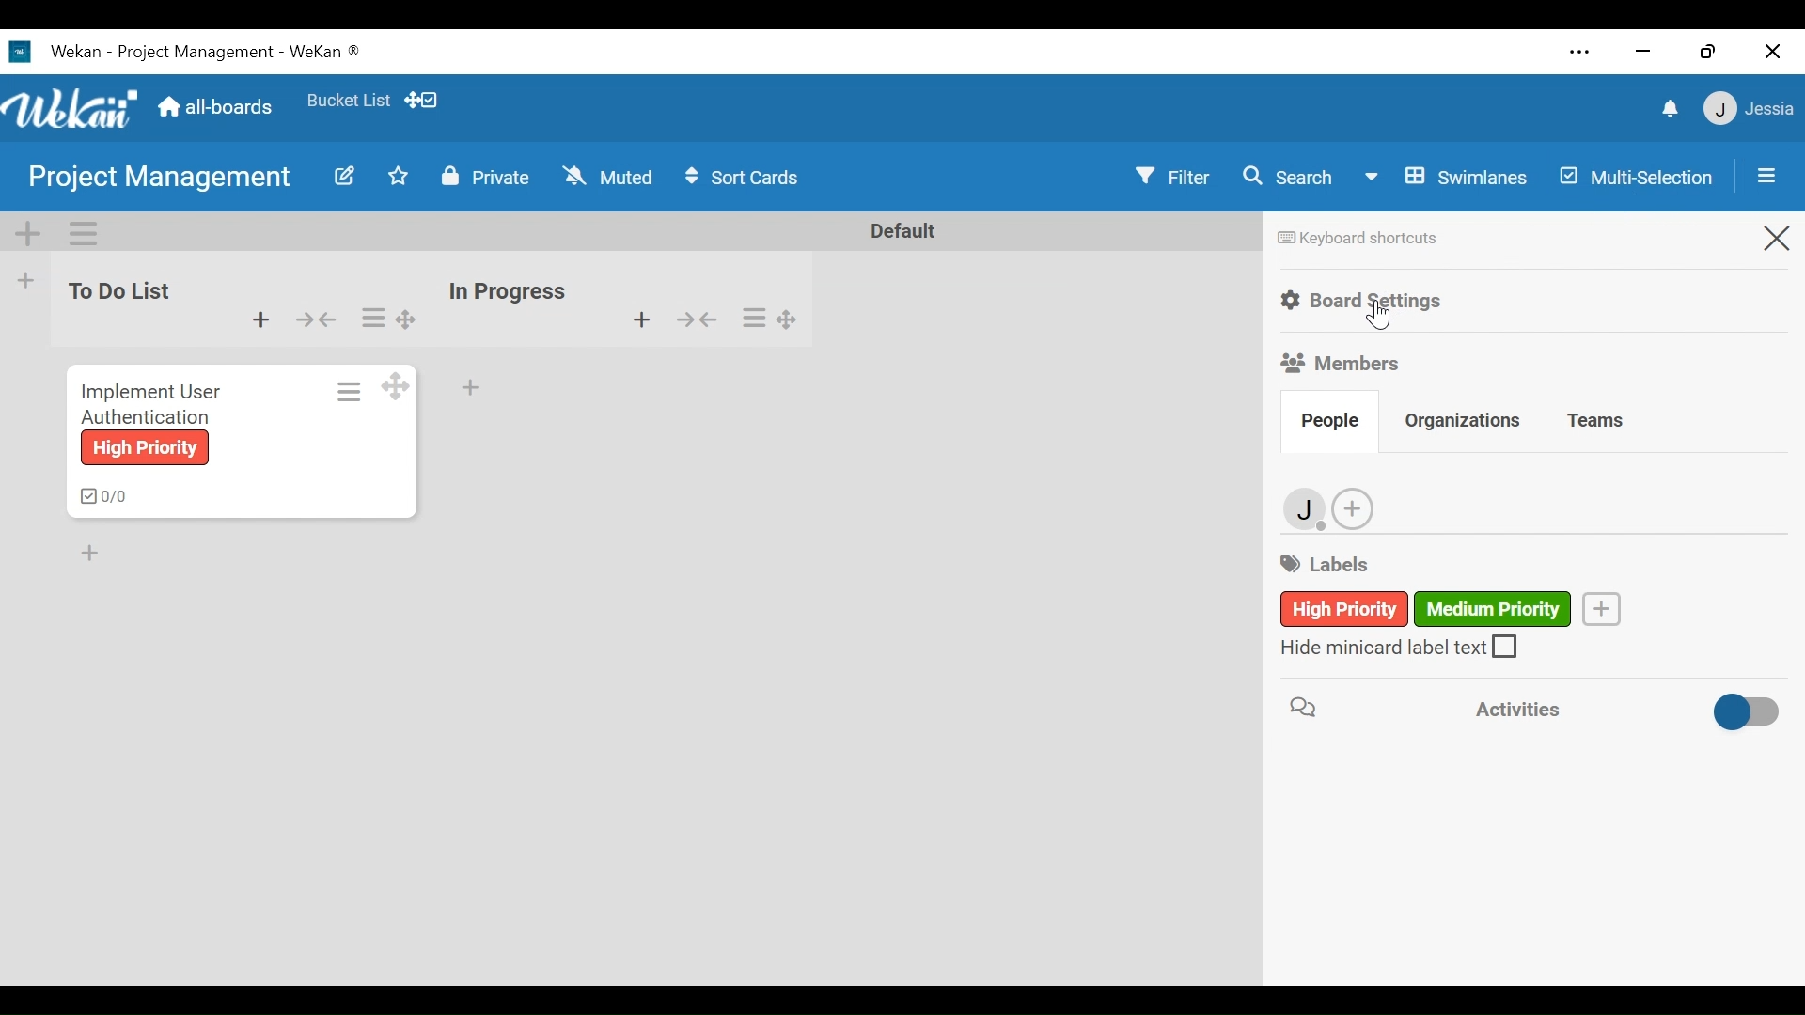 Image resolution: width=1805 pixels, height=1015 pixels. I want to click on show/hide Desktop drag handles, so click(421, 100).